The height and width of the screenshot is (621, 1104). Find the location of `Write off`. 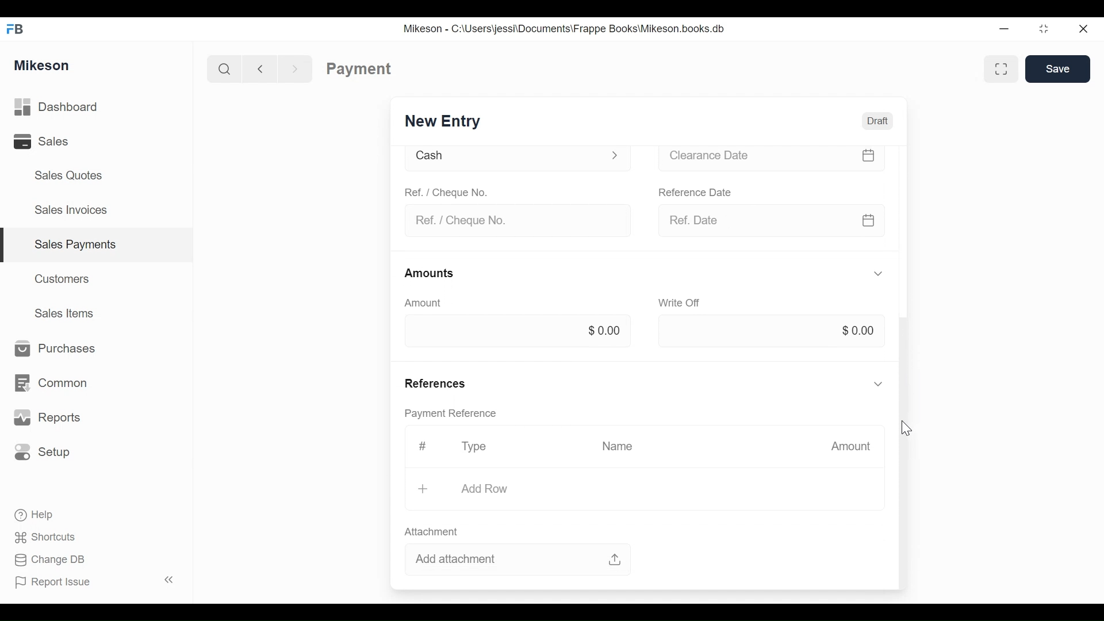

Write off is located at coordinates (681, 304).